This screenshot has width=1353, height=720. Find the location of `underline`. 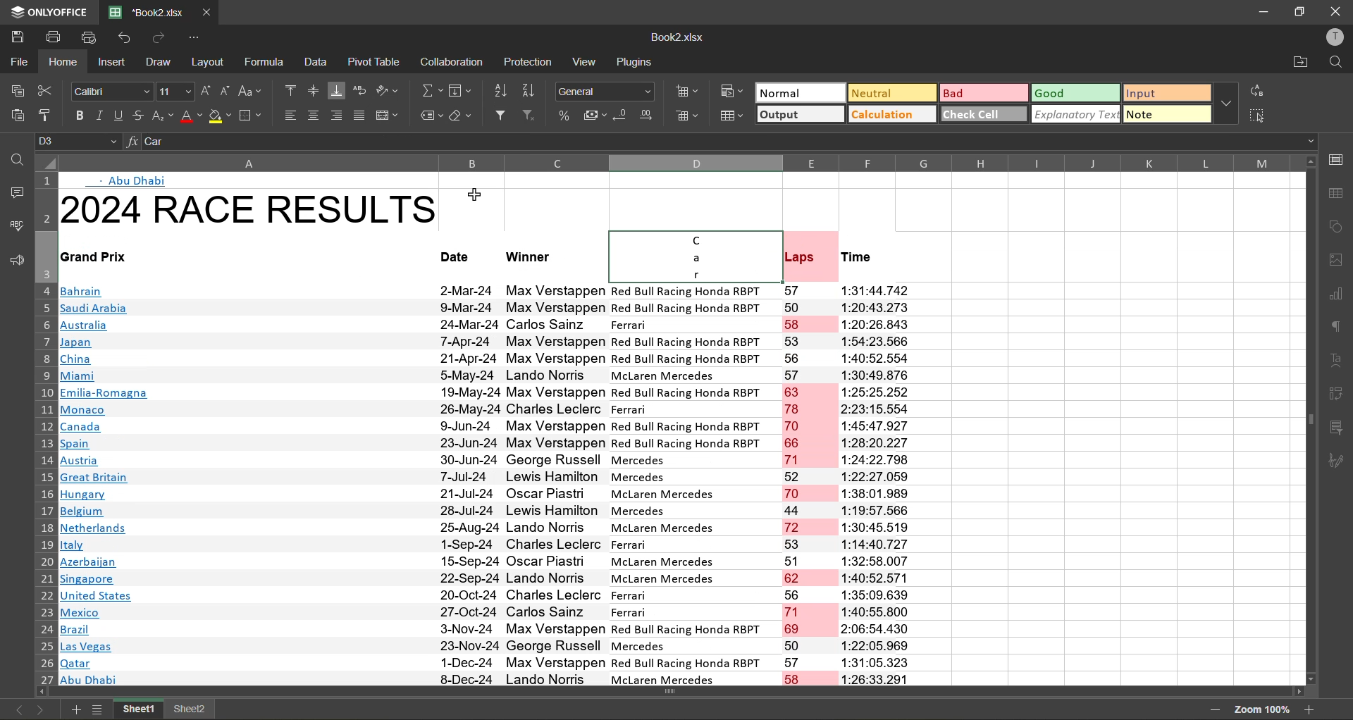

underline is located at coordinates (122, 116).